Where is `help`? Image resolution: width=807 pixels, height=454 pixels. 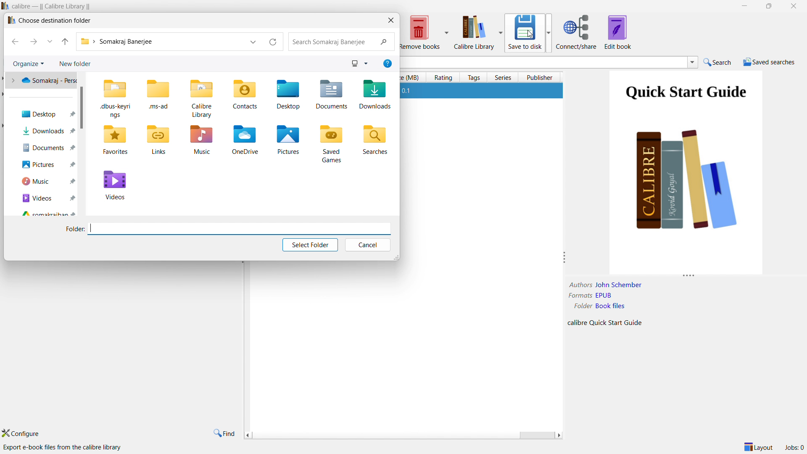
help is located at coordinates (388, 64).